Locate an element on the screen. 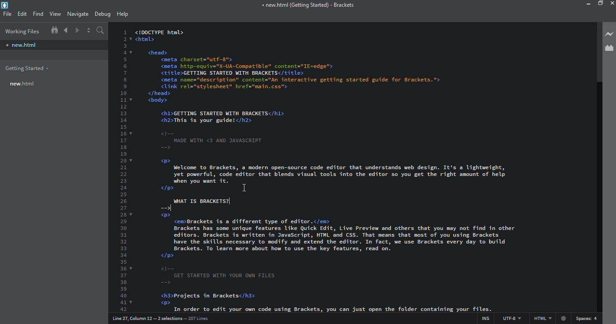  debug is located at coordinates (103, 14).